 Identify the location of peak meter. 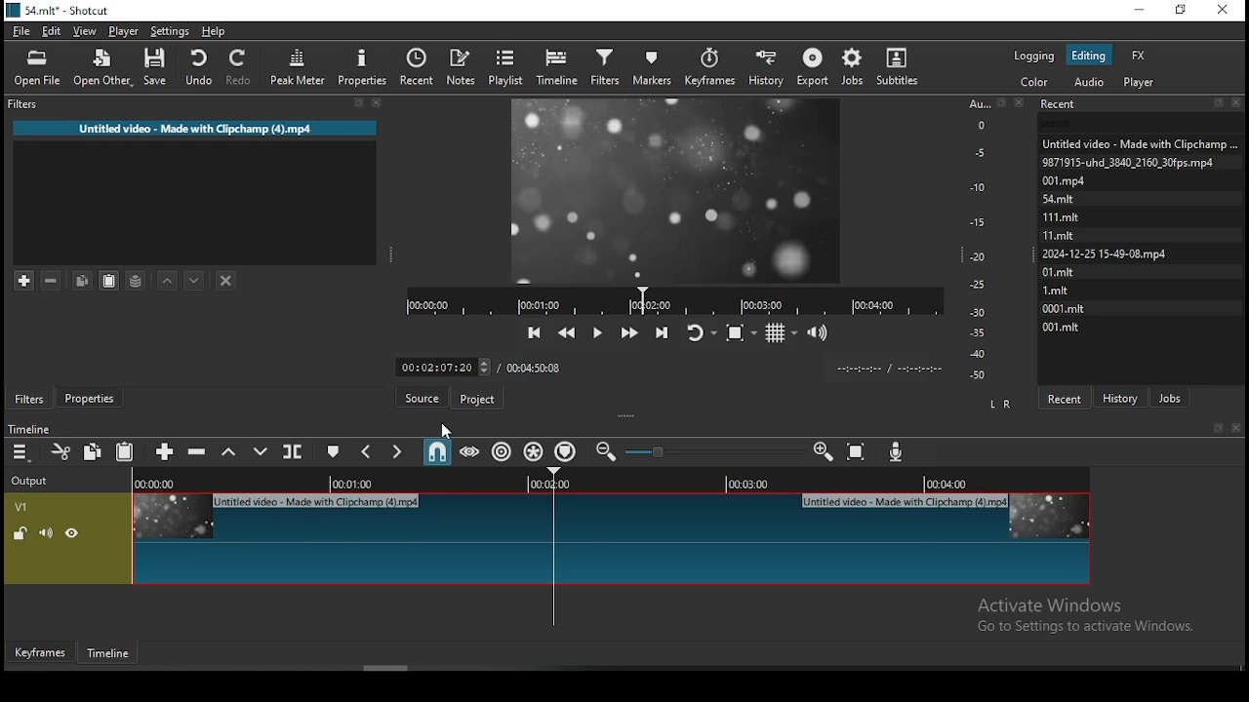
(297, 68).